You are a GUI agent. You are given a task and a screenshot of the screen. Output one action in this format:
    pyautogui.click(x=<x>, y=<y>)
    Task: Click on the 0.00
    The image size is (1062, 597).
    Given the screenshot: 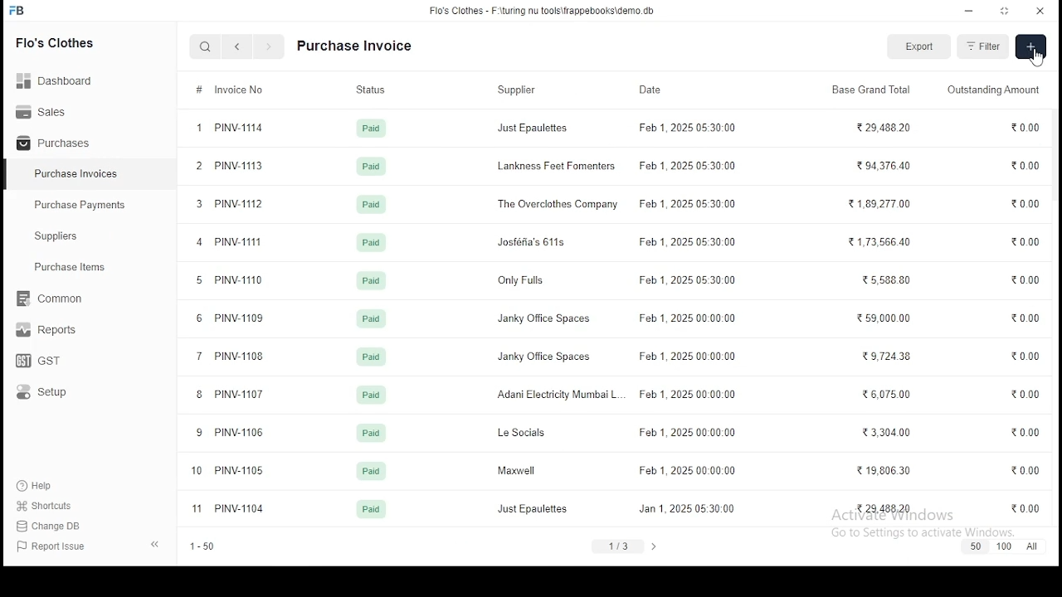 What is the action you would take?
    pyautogui.click(x=1024, y=280)
    